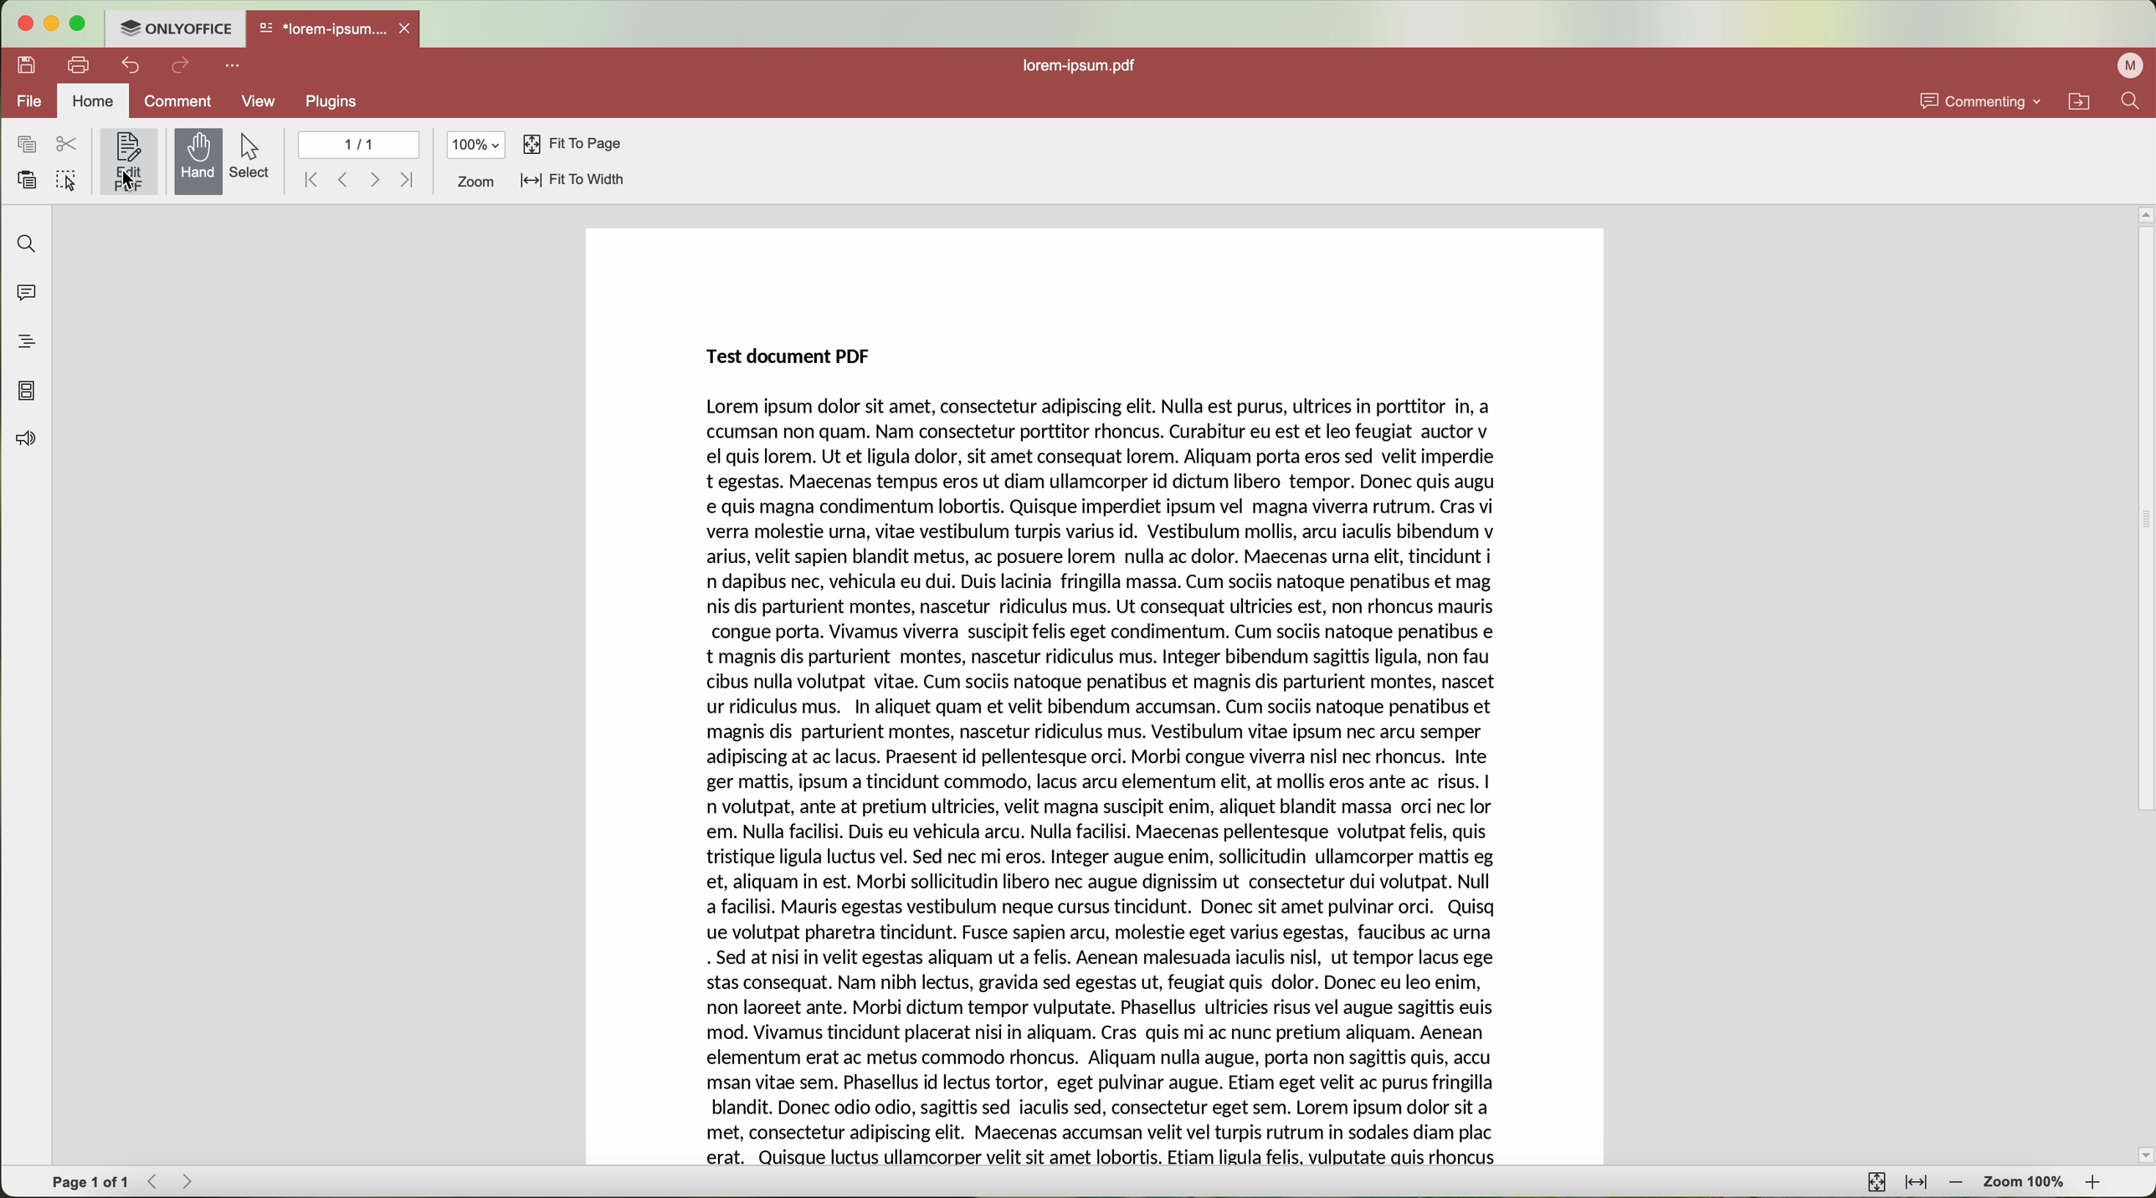 The image size is (2156, 1198). I want to click on save, so click(28, 63).